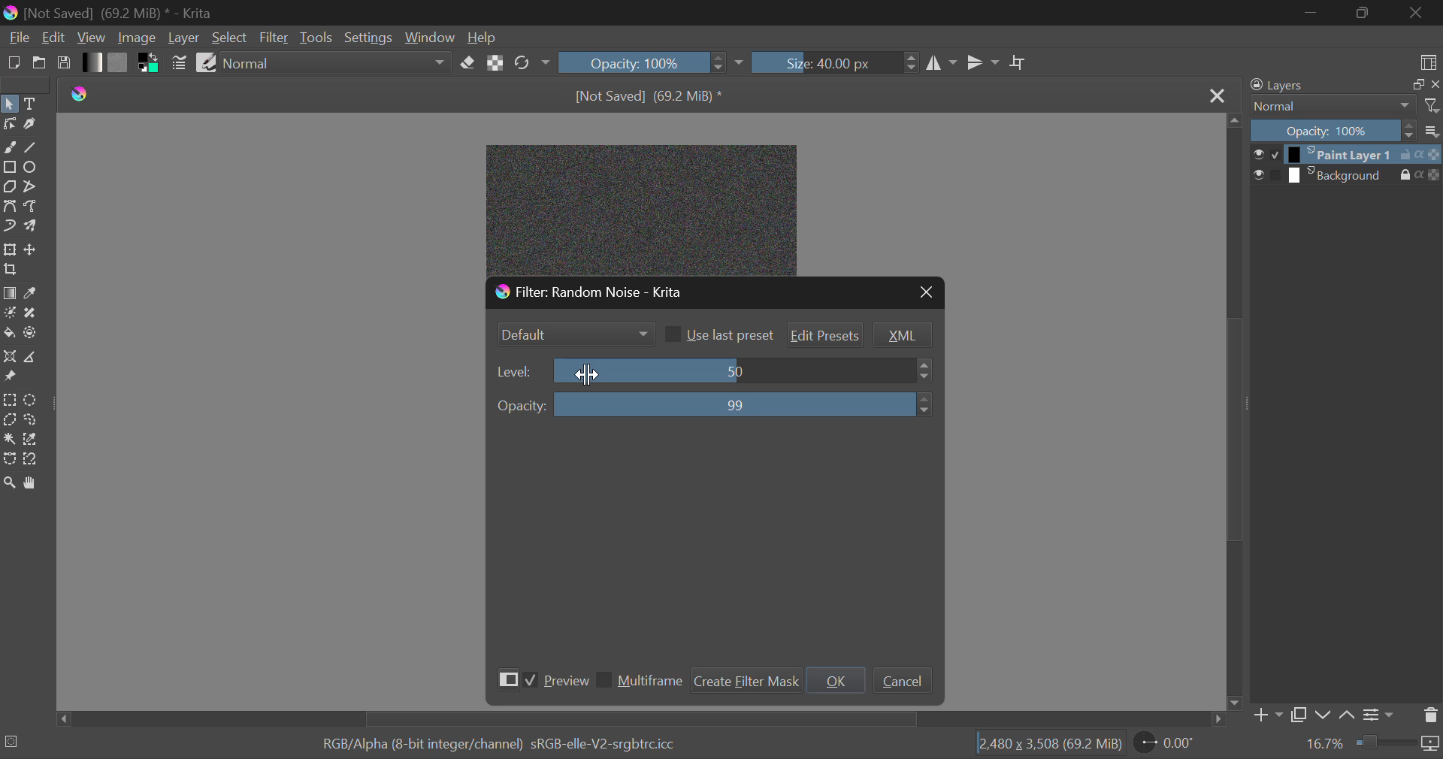  I want to click on Dynamic Brush Tool, so click(9, 227).